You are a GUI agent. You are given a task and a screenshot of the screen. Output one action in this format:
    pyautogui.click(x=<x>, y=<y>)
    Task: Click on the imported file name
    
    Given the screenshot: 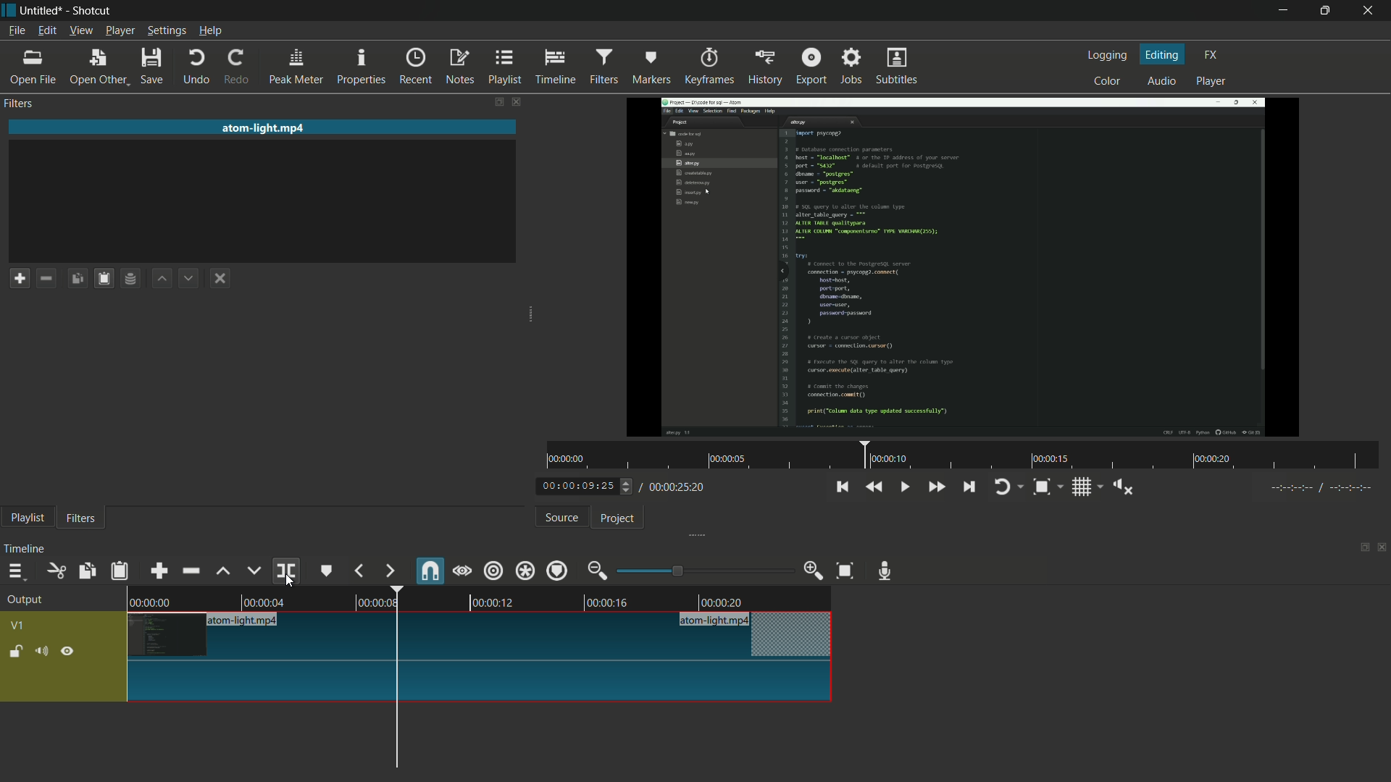 What is the action you would take?
    pyautogui.click(x=264, y=127)
    